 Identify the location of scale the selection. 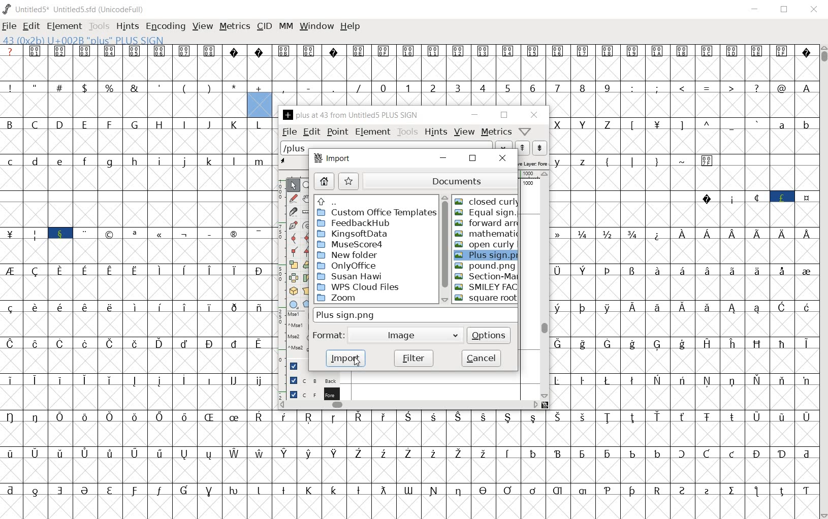
(293, 265).